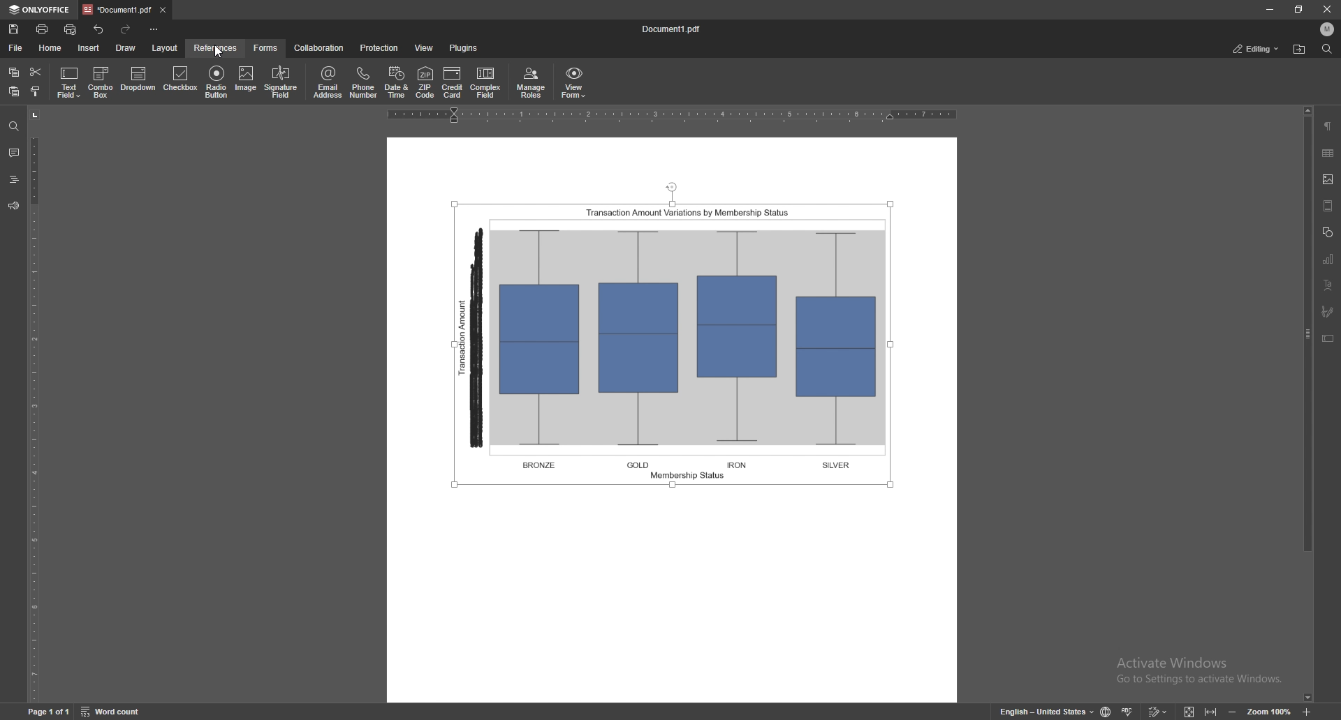  Describe the element at coordinates (112, 711) in the screenshot. I see `word count` at that location.